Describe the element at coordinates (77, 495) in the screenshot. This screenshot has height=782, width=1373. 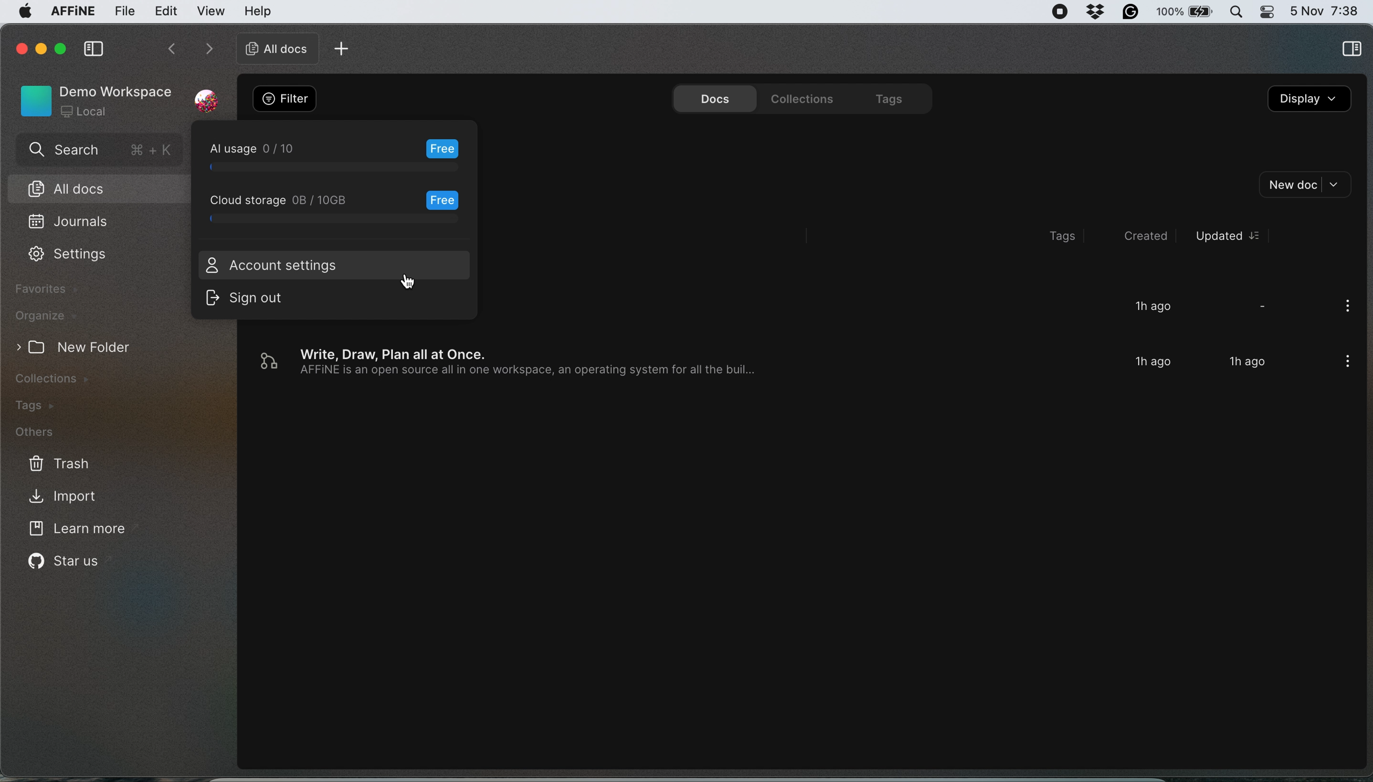
I see `import` at that location.